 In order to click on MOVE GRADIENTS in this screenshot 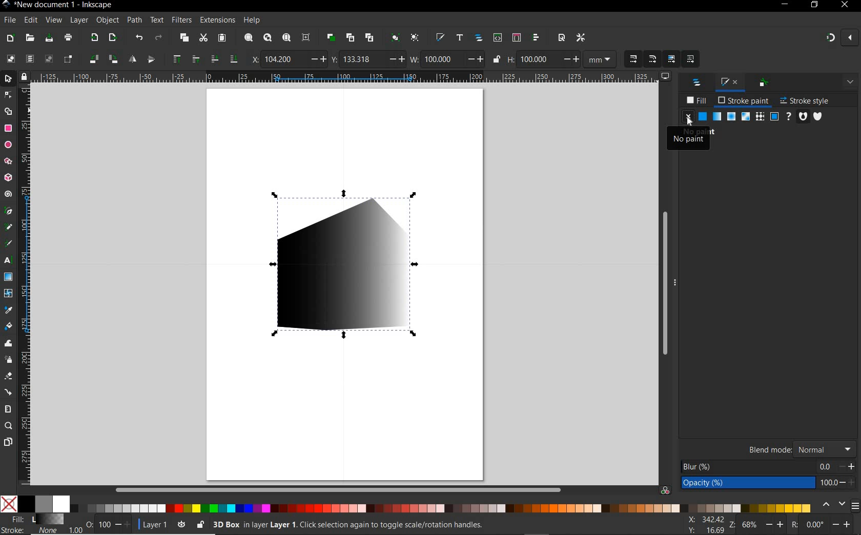, I will do `click(672, 58)`.